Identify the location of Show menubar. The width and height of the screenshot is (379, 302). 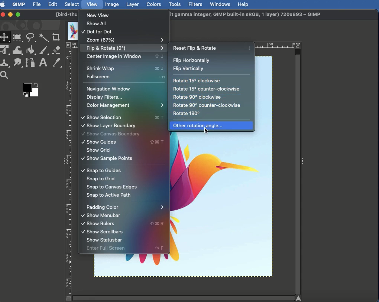
(101, 216).